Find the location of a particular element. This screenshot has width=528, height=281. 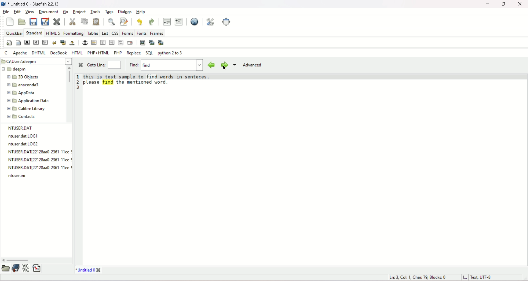

undo is located at coordinates (139, 22).